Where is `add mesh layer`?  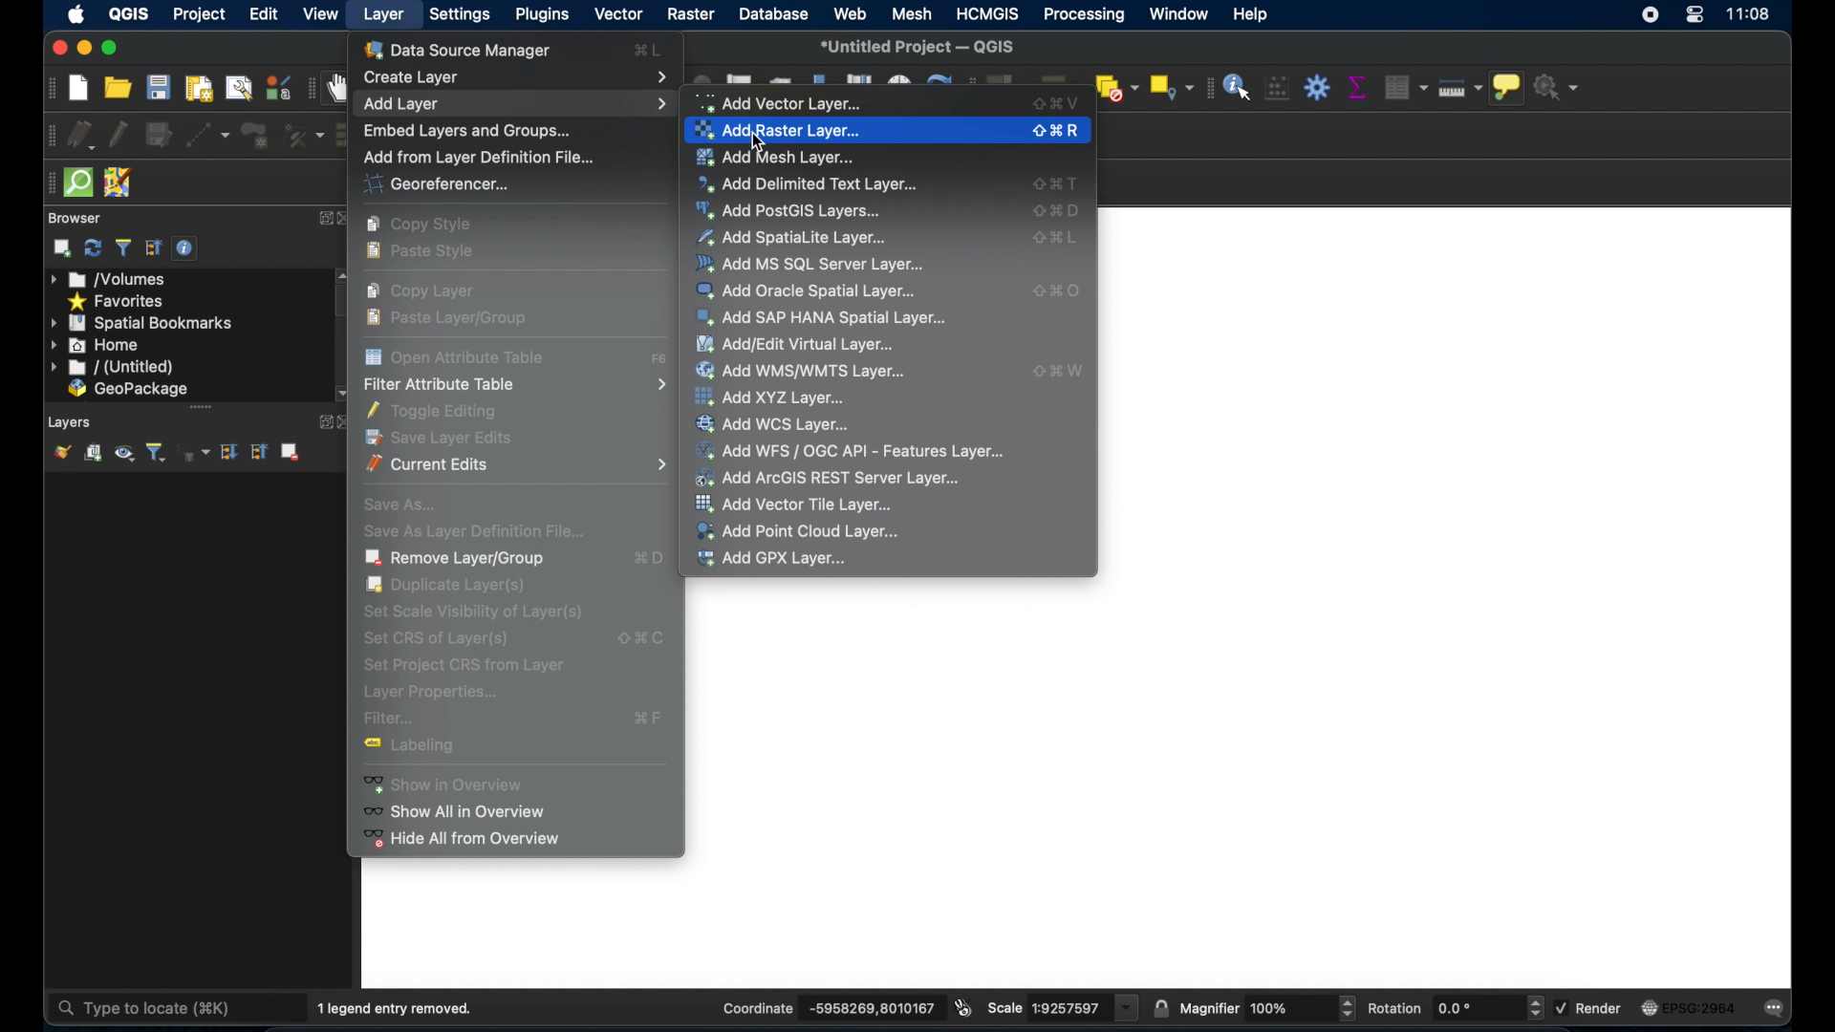
add mesh layer is located at coordinates (782, 156).